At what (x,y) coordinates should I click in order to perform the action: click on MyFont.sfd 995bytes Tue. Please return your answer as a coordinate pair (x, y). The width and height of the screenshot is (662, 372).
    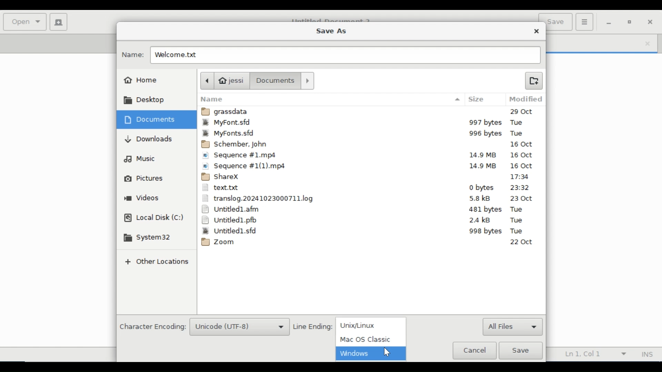
    Looking at the image, I should click on (371, 134).